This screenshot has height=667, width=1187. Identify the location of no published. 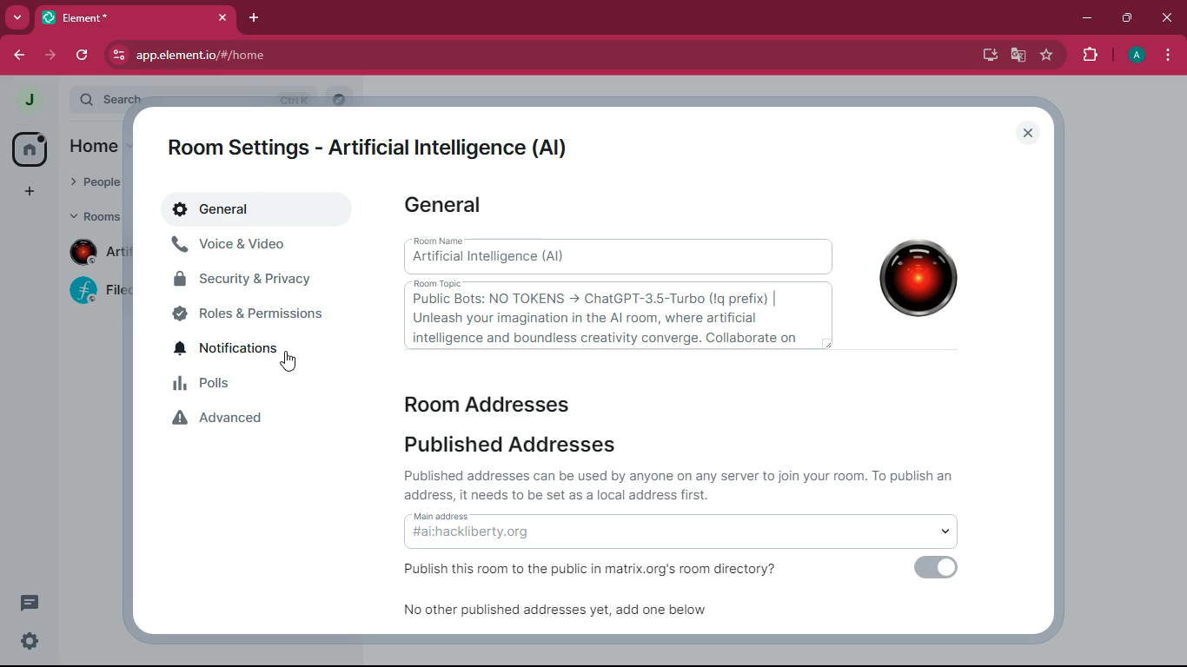
(567, 616).